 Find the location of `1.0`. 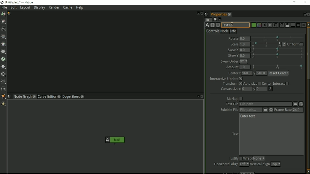

1.0 is located at coordinates (245, 44).